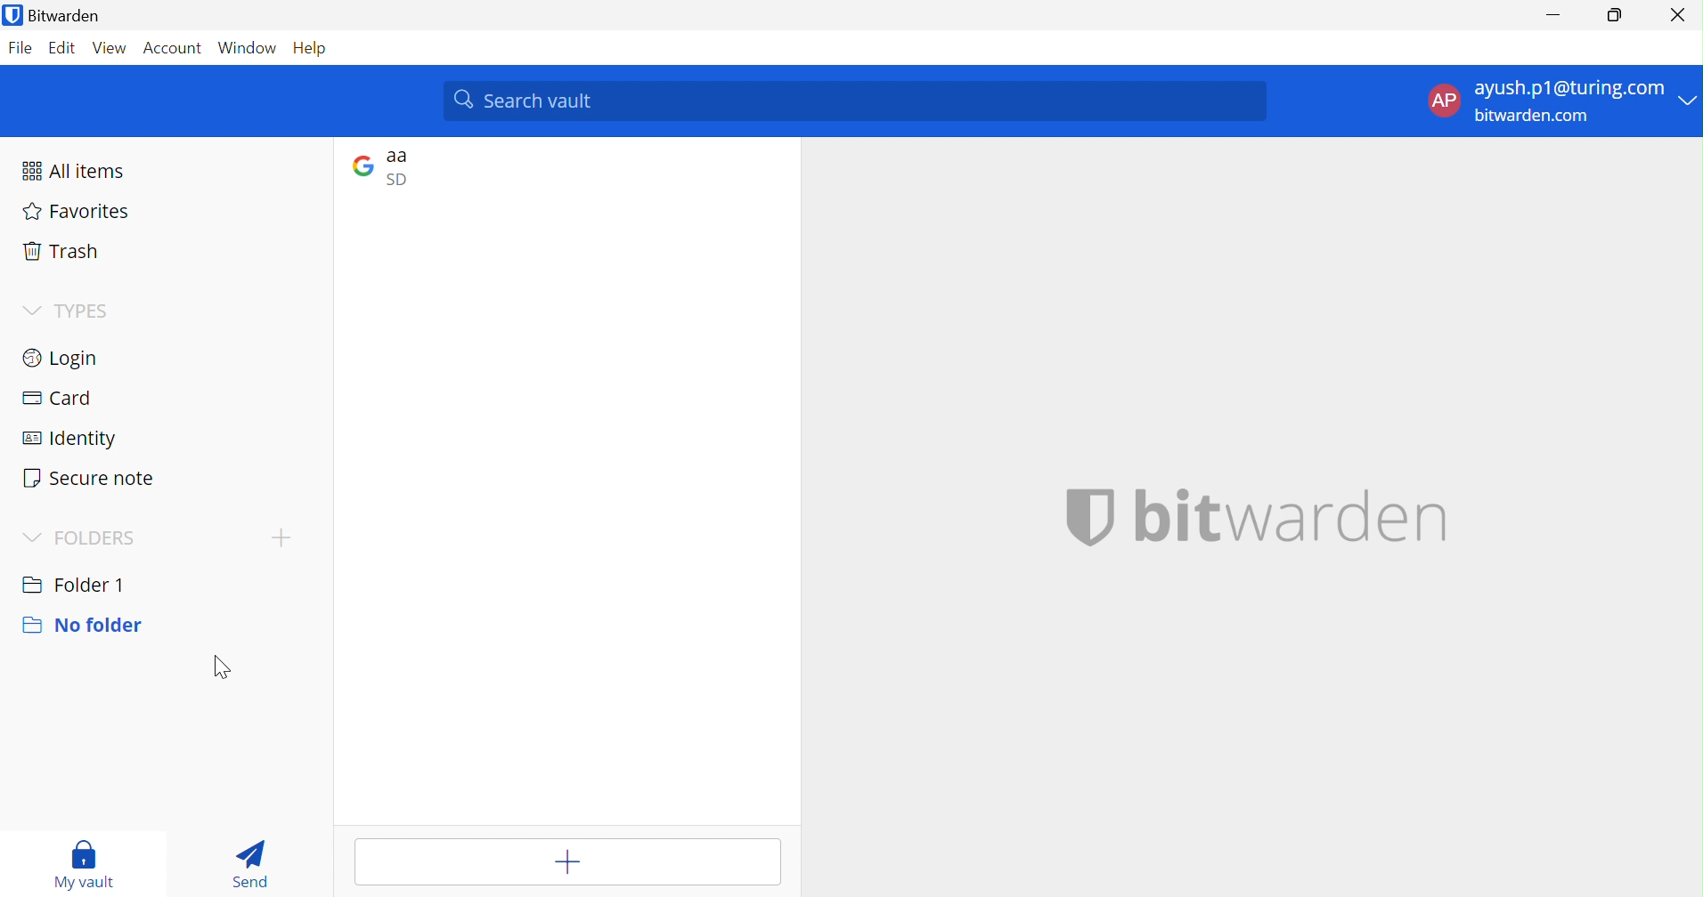 This screenshot has height=897, width=1703. Describe the element at coordinates (96, 538) in the screenshot. I see `FOLDERS` at that location.